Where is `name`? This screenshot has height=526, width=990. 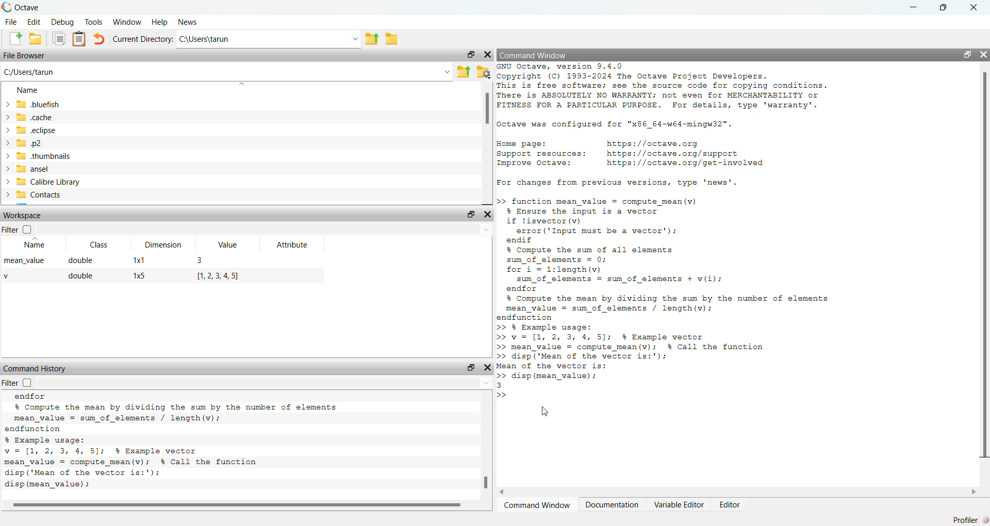
name is located at coordinates (29, 91).